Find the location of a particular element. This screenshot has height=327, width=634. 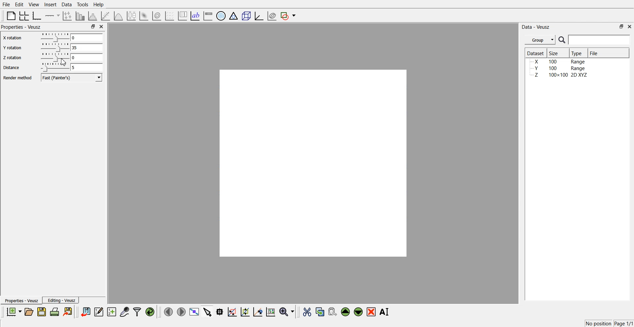

3D Scene is located at coordinates (247, 16).